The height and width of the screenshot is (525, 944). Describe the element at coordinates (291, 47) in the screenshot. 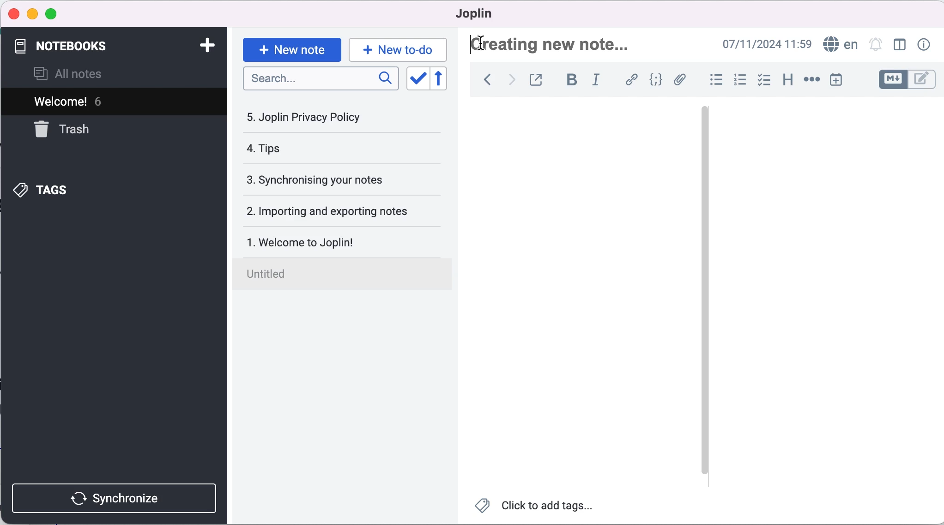

I see `new note` at that location.